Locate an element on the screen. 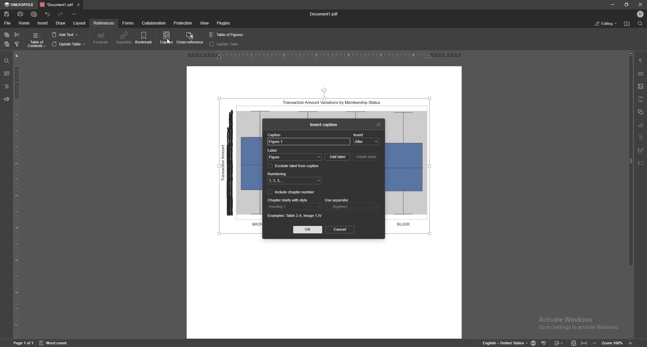 This screenshot has height=347, width=647. home is located at coordinates (25, 23).